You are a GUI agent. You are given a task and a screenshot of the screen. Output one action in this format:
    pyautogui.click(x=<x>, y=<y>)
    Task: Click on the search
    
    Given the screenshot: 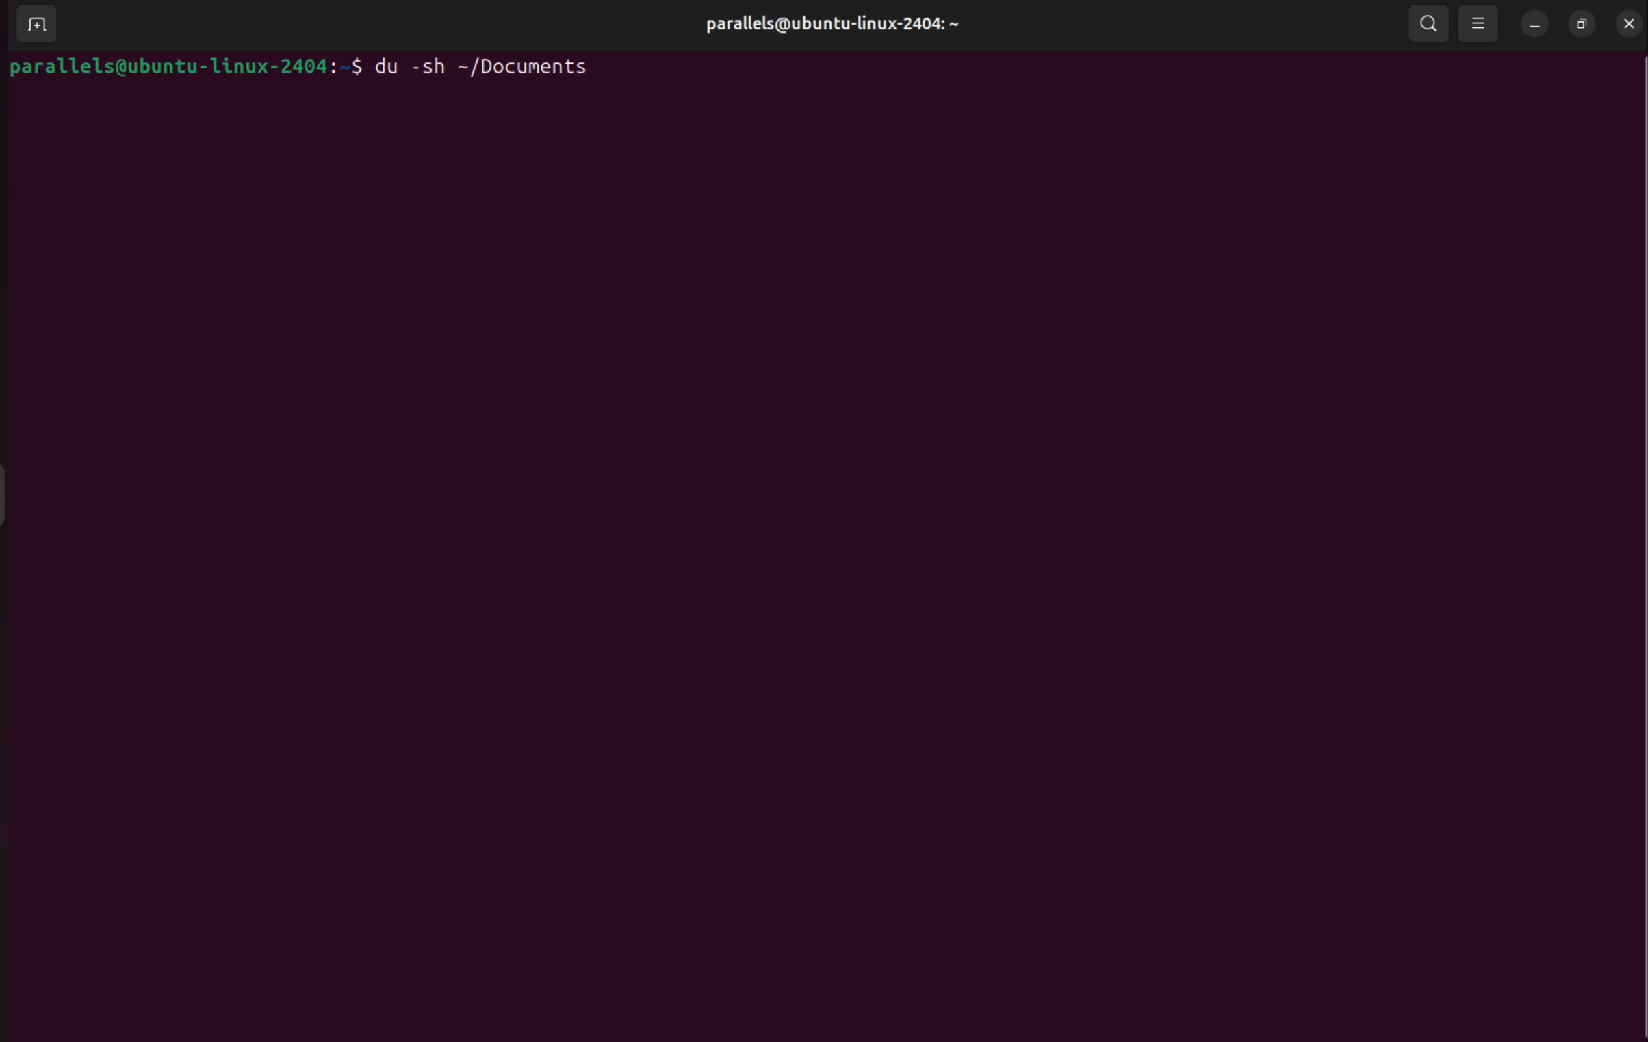 What is the action you would take?
    pyautogui.click(x=1430, y=25)
    